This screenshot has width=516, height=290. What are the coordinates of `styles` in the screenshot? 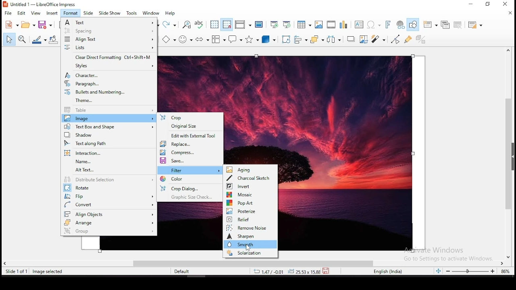 It's located at (110, 66).